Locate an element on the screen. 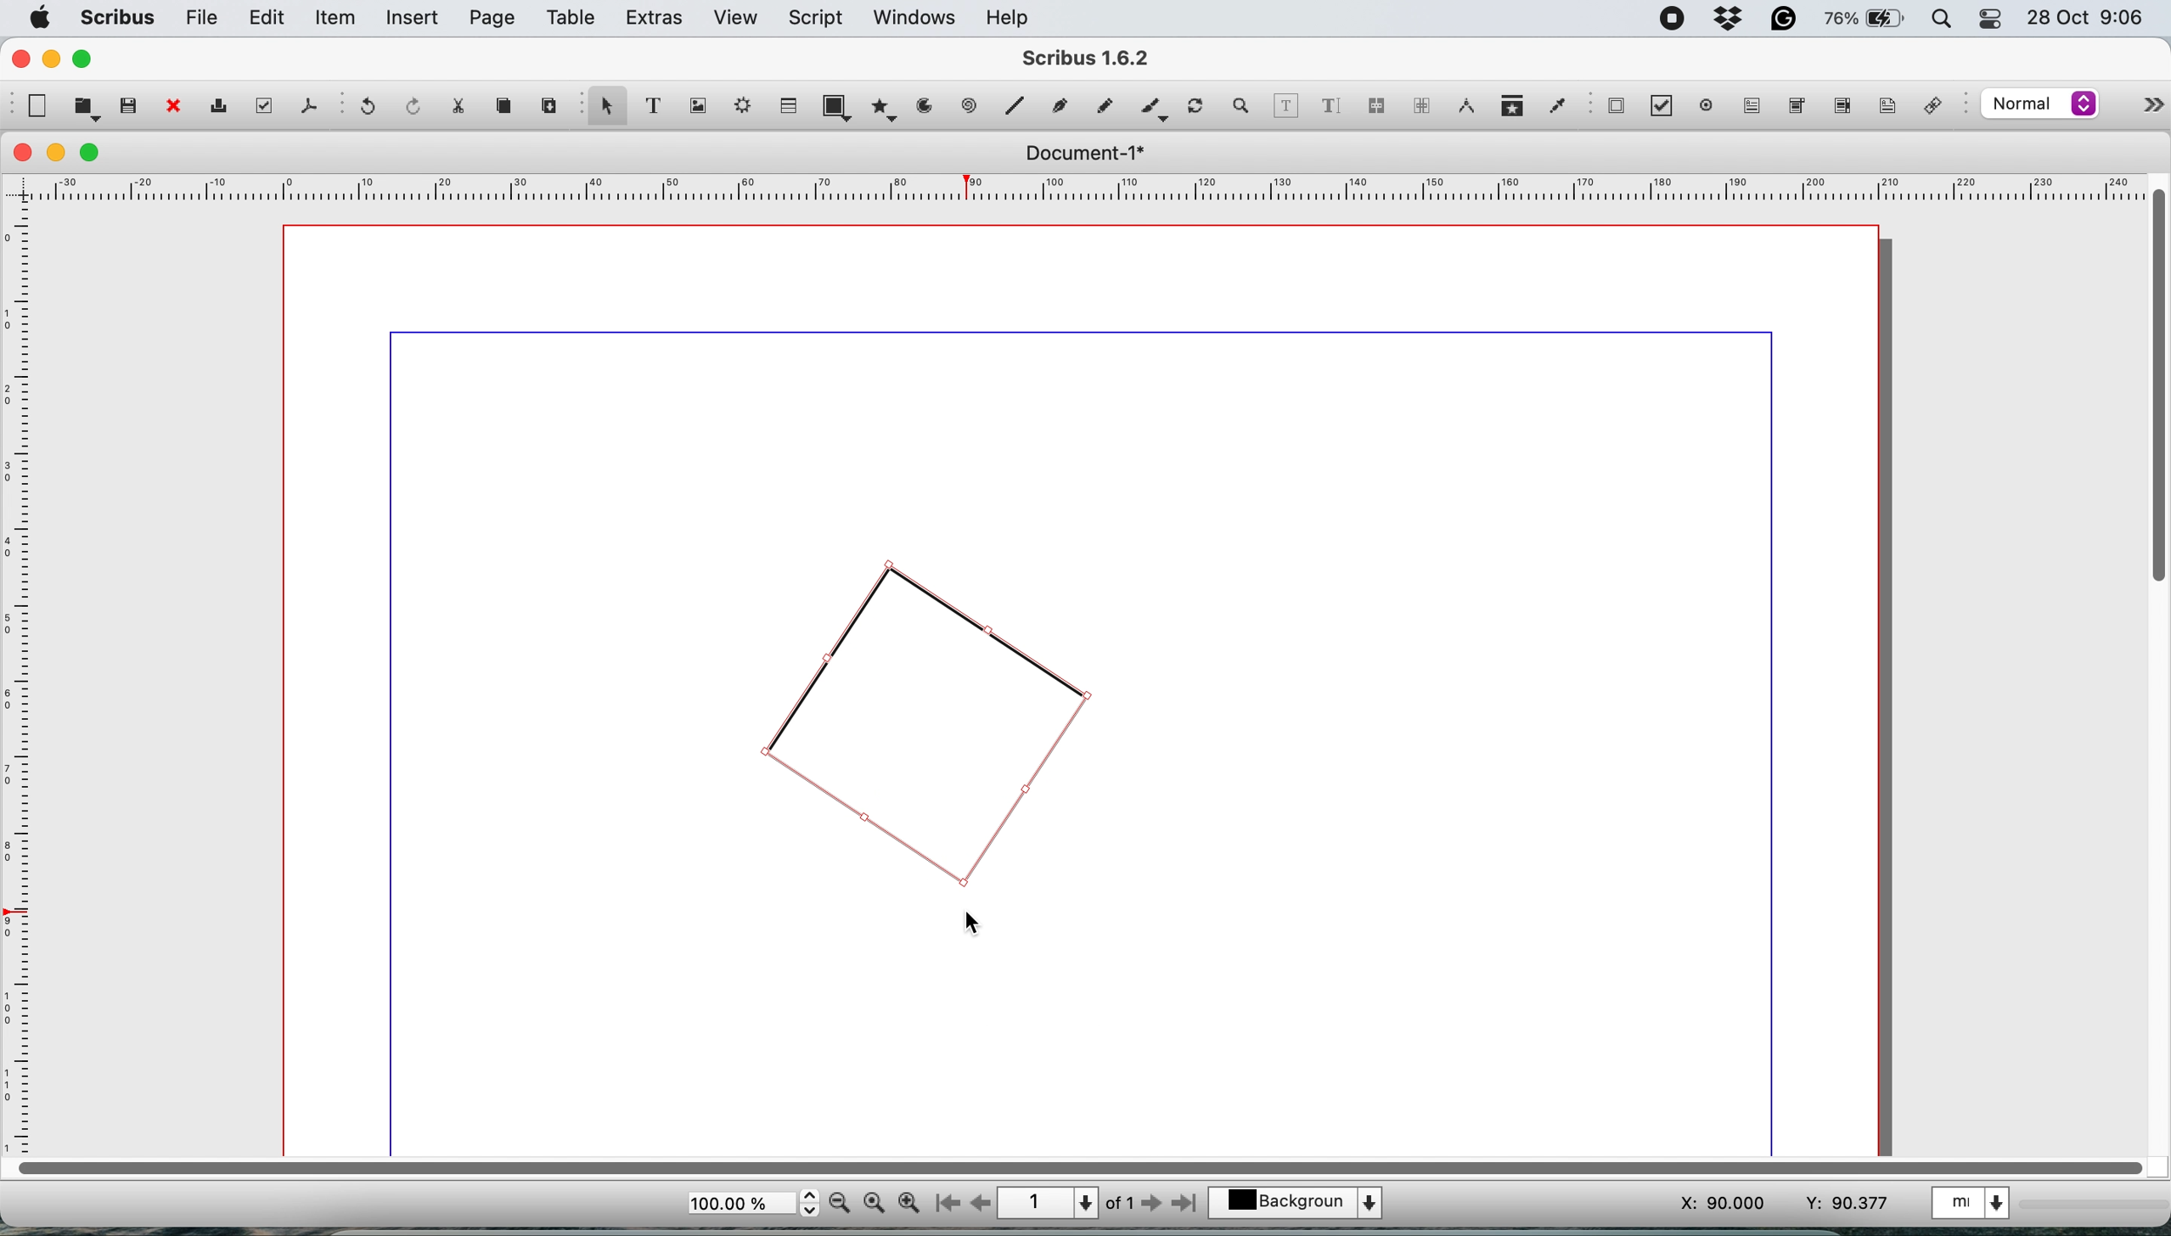 The width and height of the screenshot is (2171, 1236). page 1 of 1 is located at coordinates (1066, 1201).